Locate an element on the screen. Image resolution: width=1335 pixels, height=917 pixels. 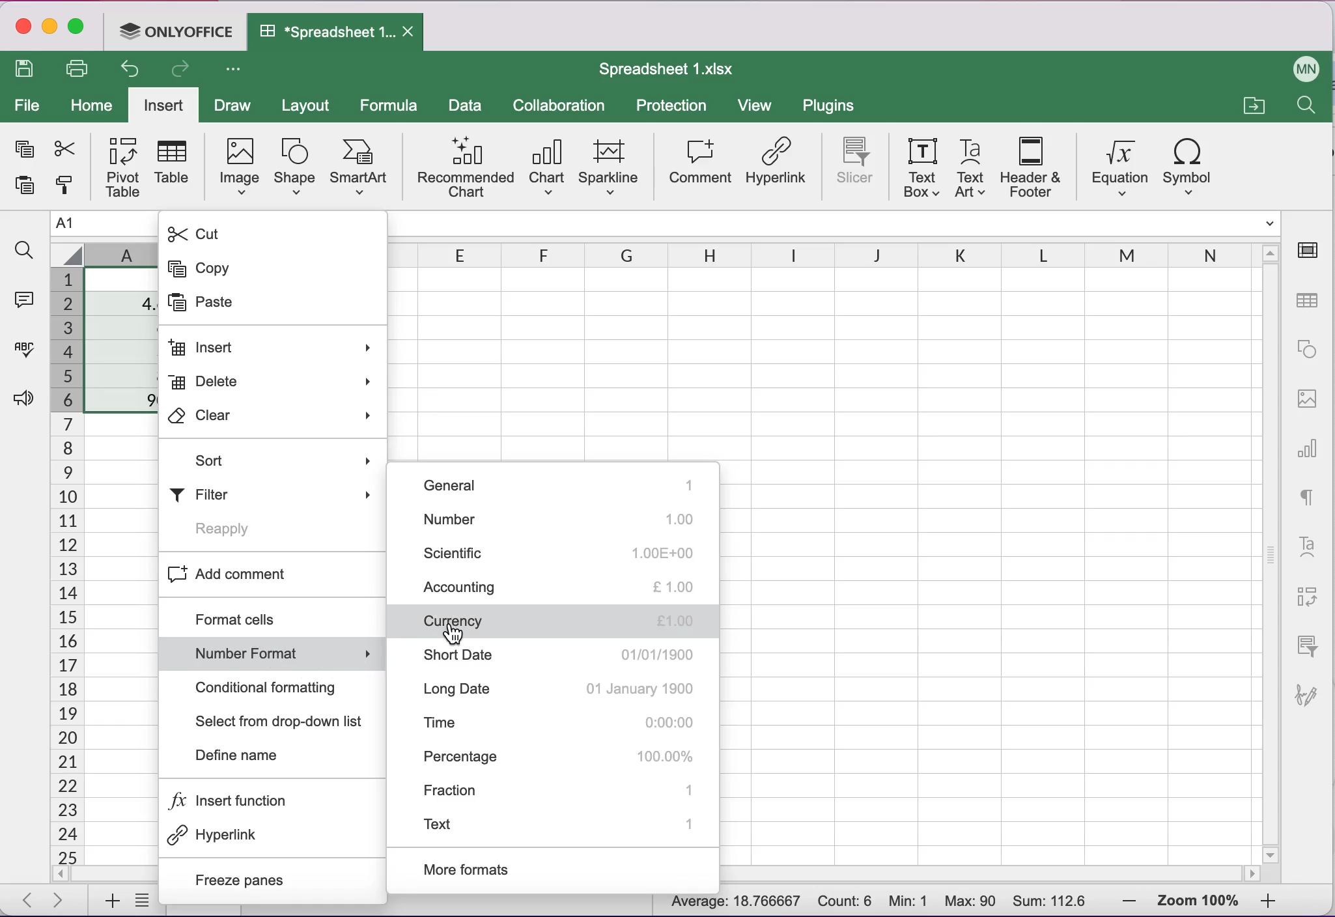
more formats is located at coordinates (495, 869).